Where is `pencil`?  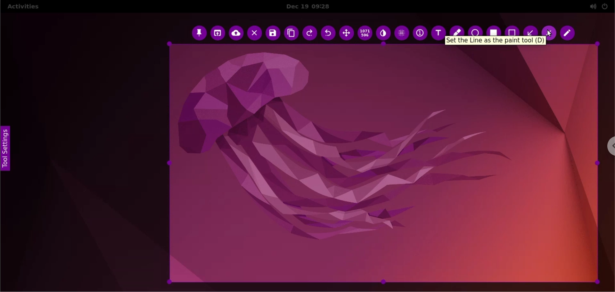 pencil is located at coordinates (568, 33).